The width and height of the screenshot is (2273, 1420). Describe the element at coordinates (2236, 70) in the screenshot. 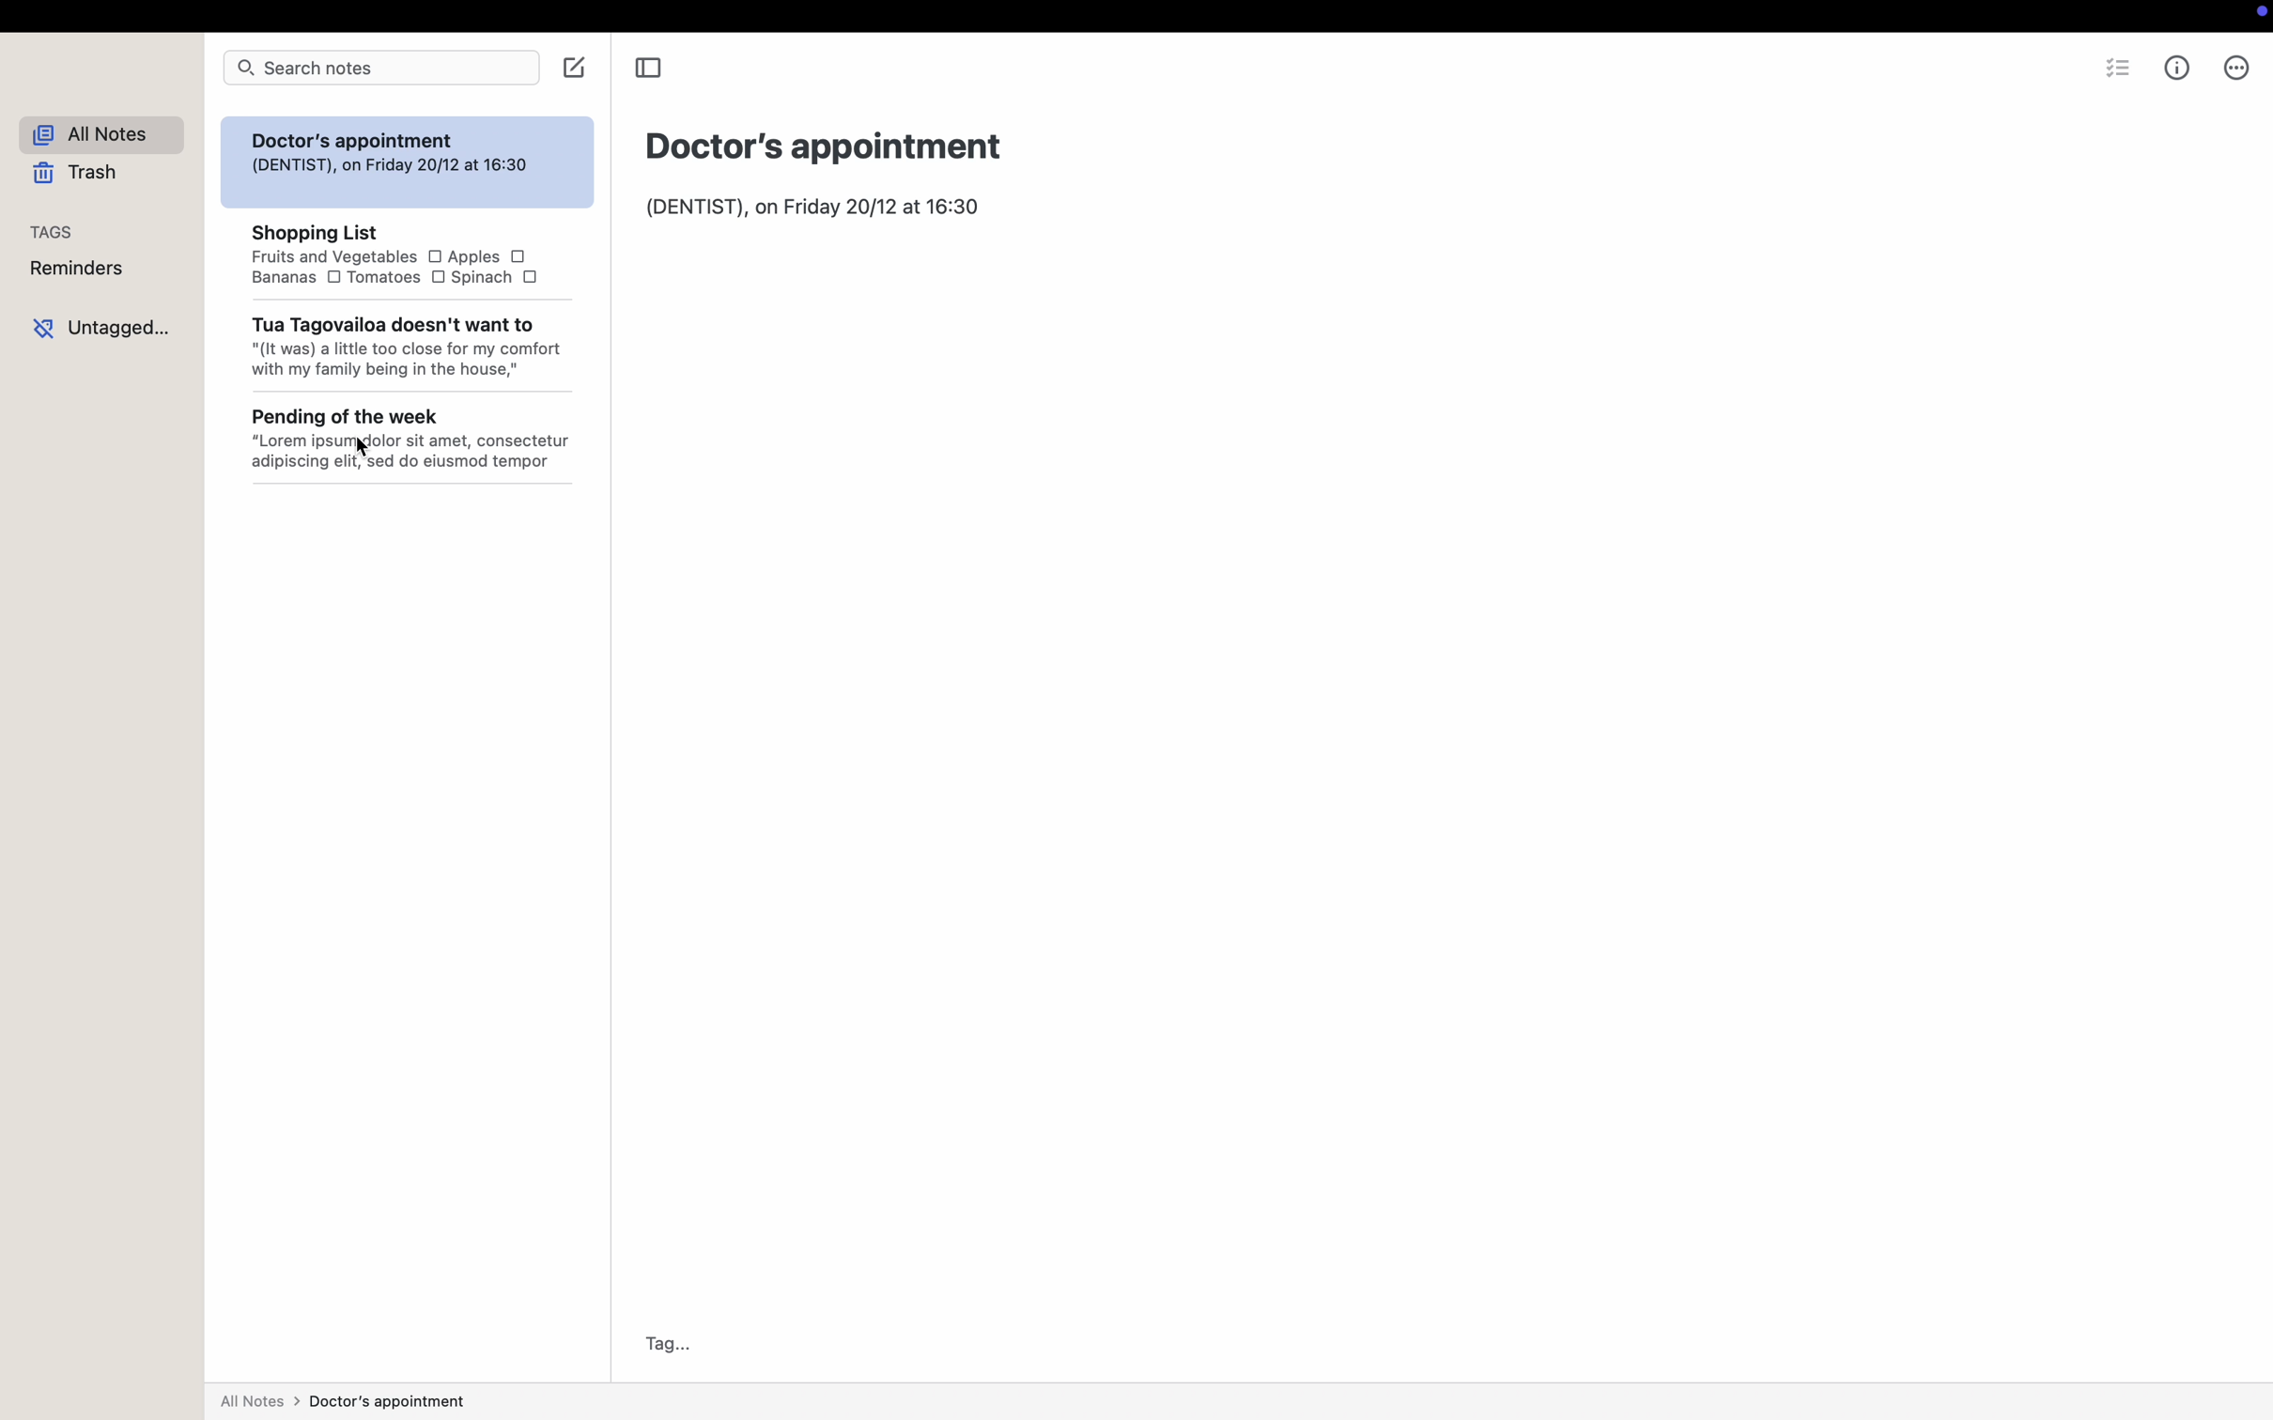

I see `more options` at that location.